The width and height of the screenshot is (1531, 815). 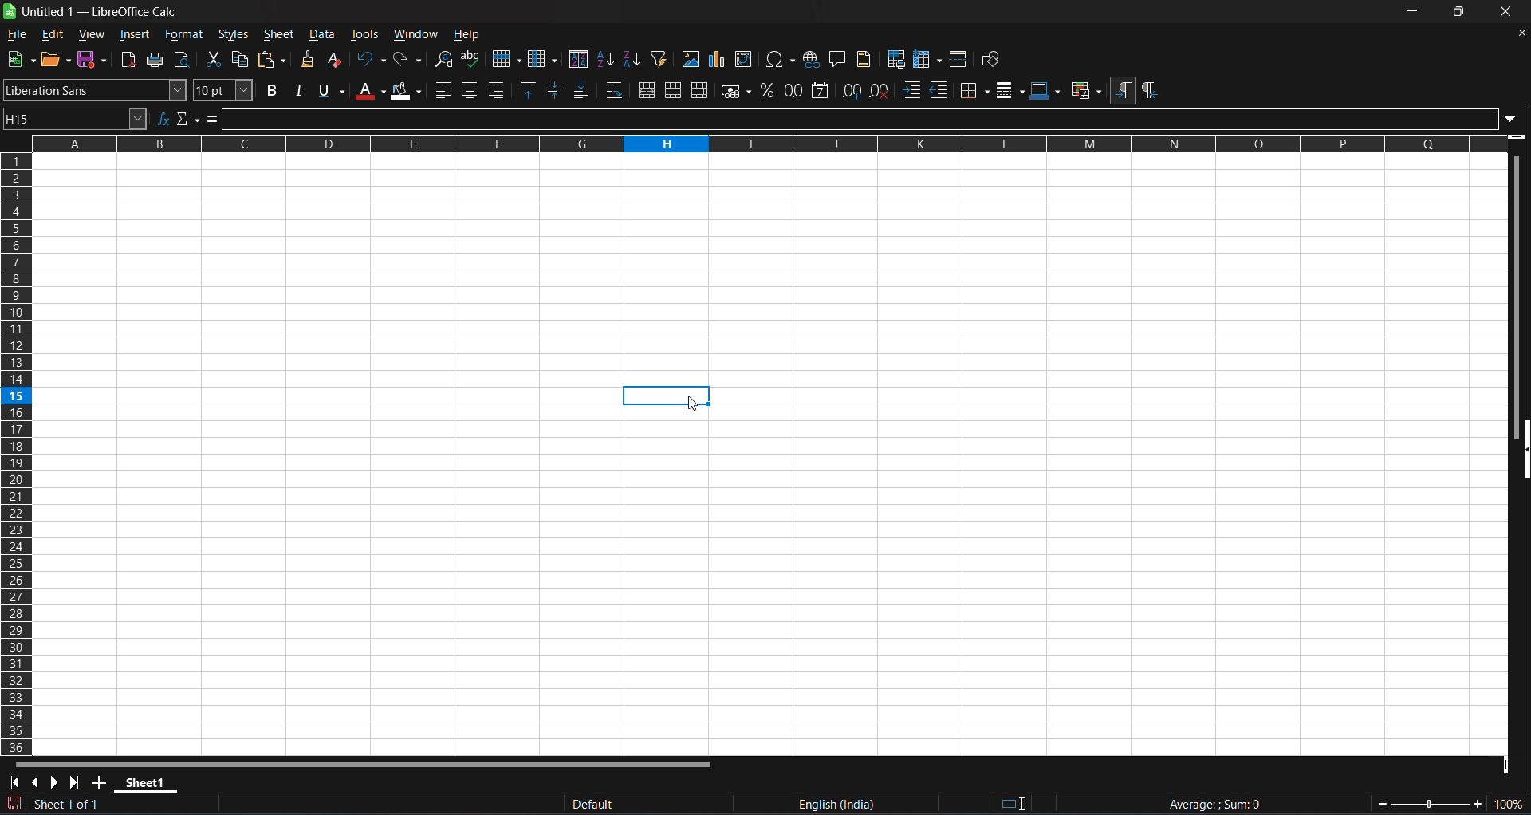 I want to click on headers and footers, so click(x=865, y=60).